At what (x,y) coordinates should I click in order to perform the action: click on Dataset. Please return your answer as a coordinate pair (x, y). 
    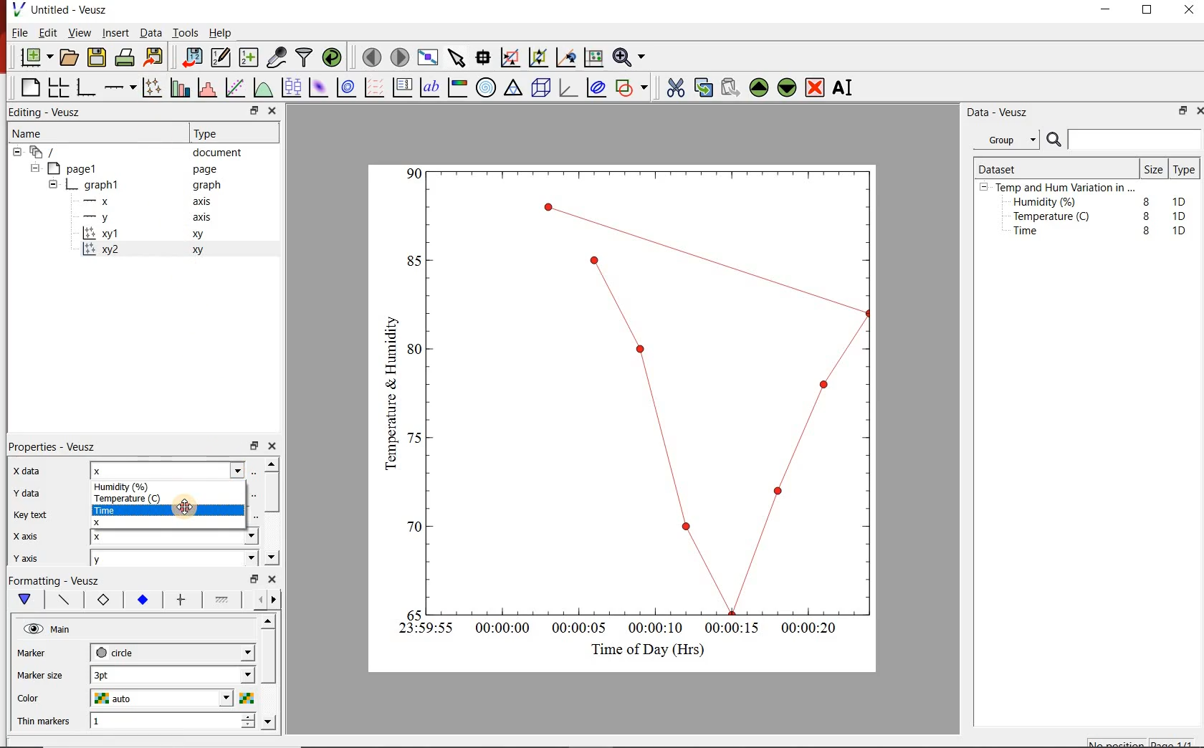
    Looking at the image, I should click on (1003, 167).